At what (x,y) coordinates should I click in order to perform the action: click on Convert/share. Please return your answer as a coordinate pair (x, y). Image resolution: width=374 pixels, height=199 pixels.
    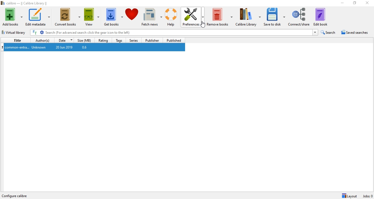
    Looking at the image, I should click on (300, 16).